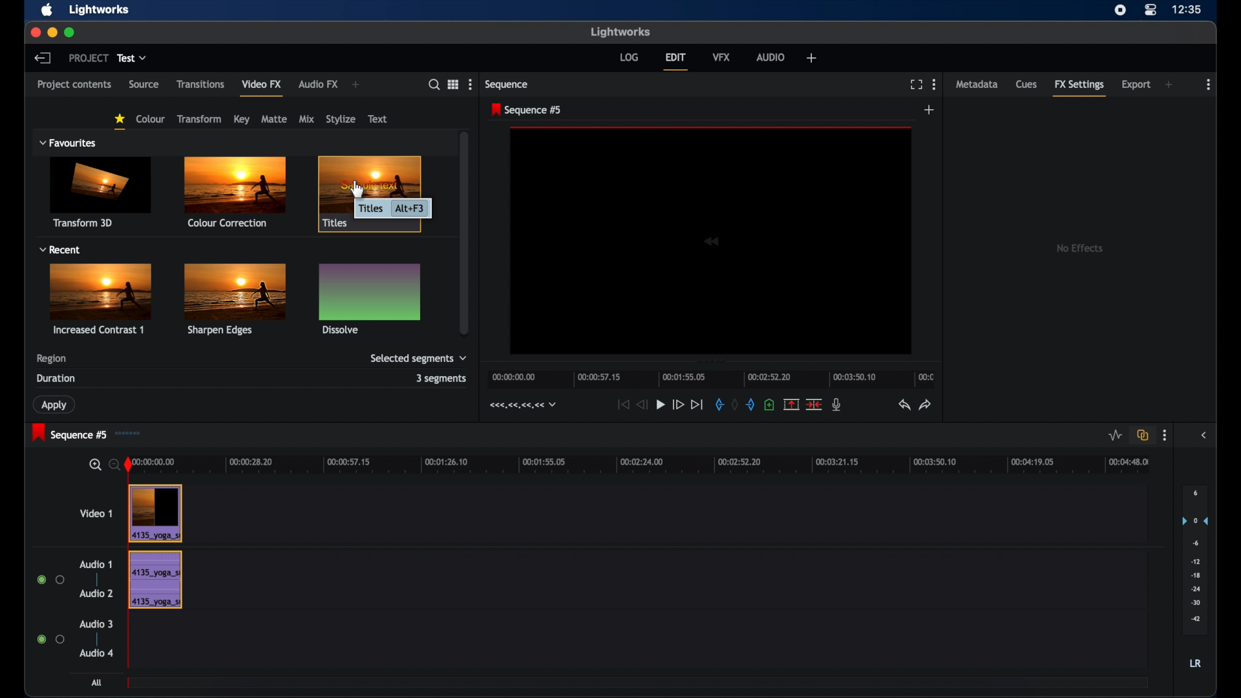 The height and width of the screenshot is (698, 1241). Describe the element at coordinates (98, 683) in the screenshot. I see `all` at that location.